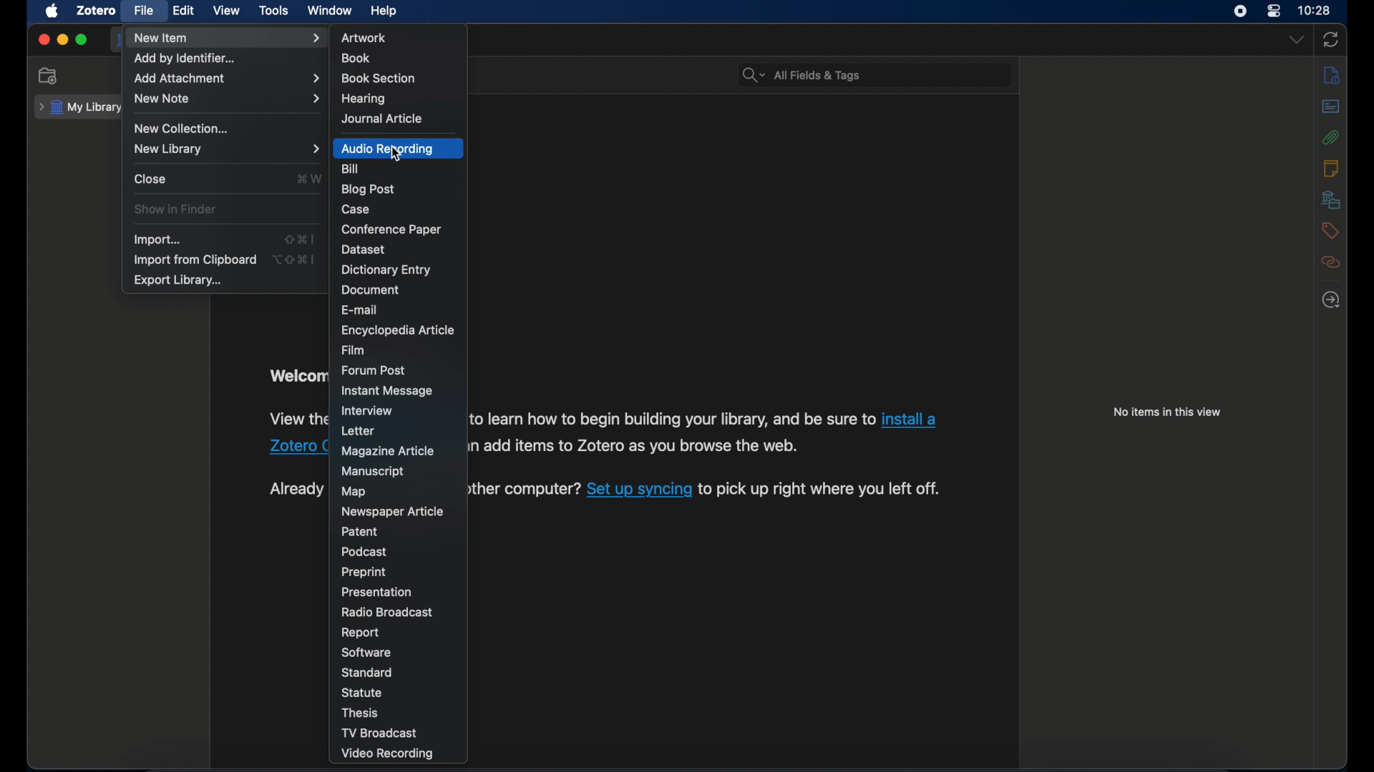 The image size is (1374, 772). Describe the element at coordinates (364, 712) in the screenshot. I see `thesis` at that location.